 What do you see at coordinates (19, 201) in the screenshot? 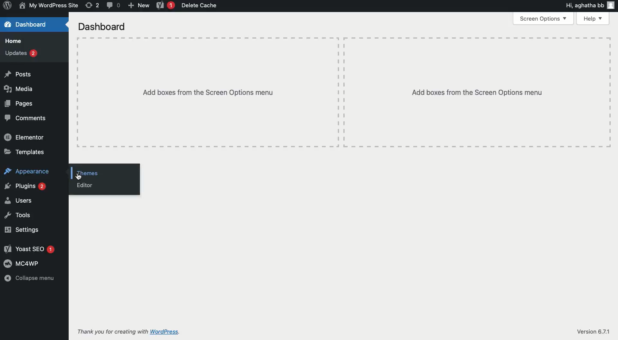
I see `Users` at bounding box center [19, 201].